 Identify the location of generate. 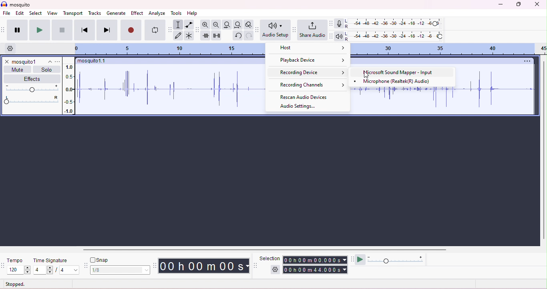
(117, 14).